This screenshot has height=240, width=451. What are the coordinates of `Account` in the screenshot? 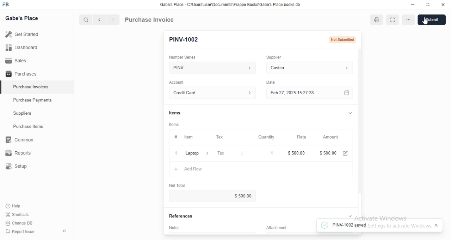 It's located at (177, 82).